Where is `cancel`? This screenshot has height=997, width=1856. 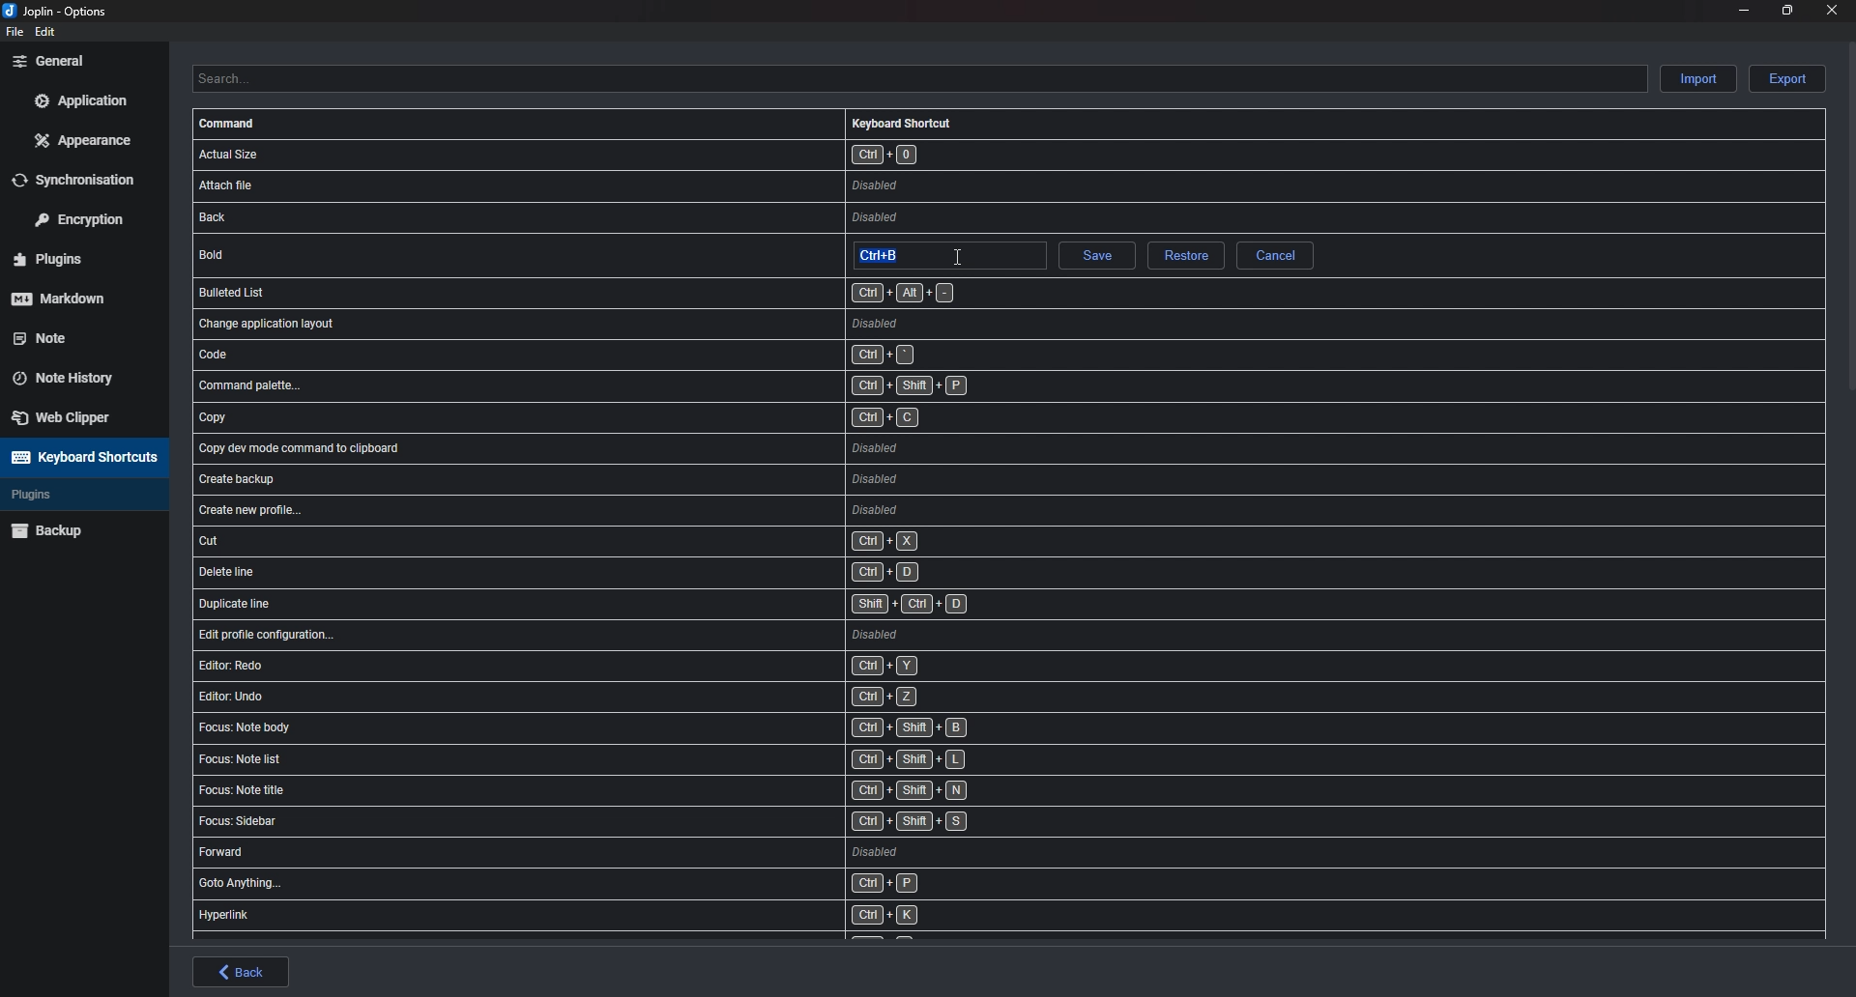 cancel is located at coordinates (1275, 255).